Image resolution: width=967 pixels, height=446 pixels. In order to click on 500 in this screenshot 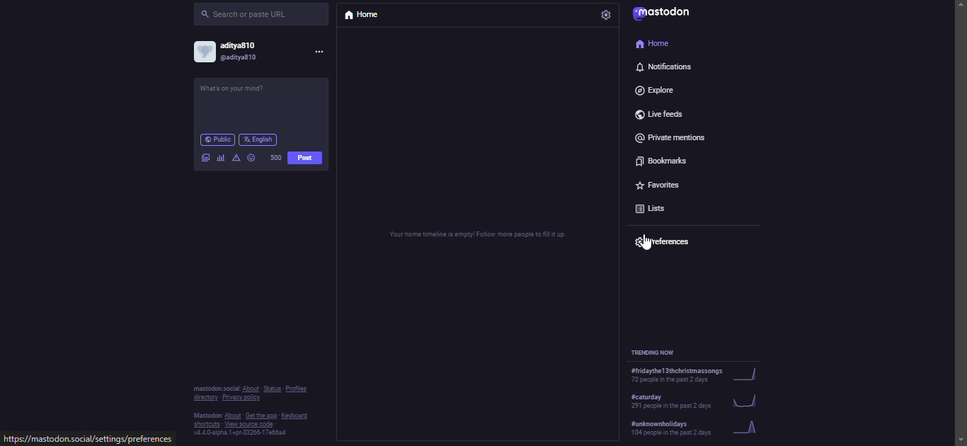, I will do `click(275, 157)`.